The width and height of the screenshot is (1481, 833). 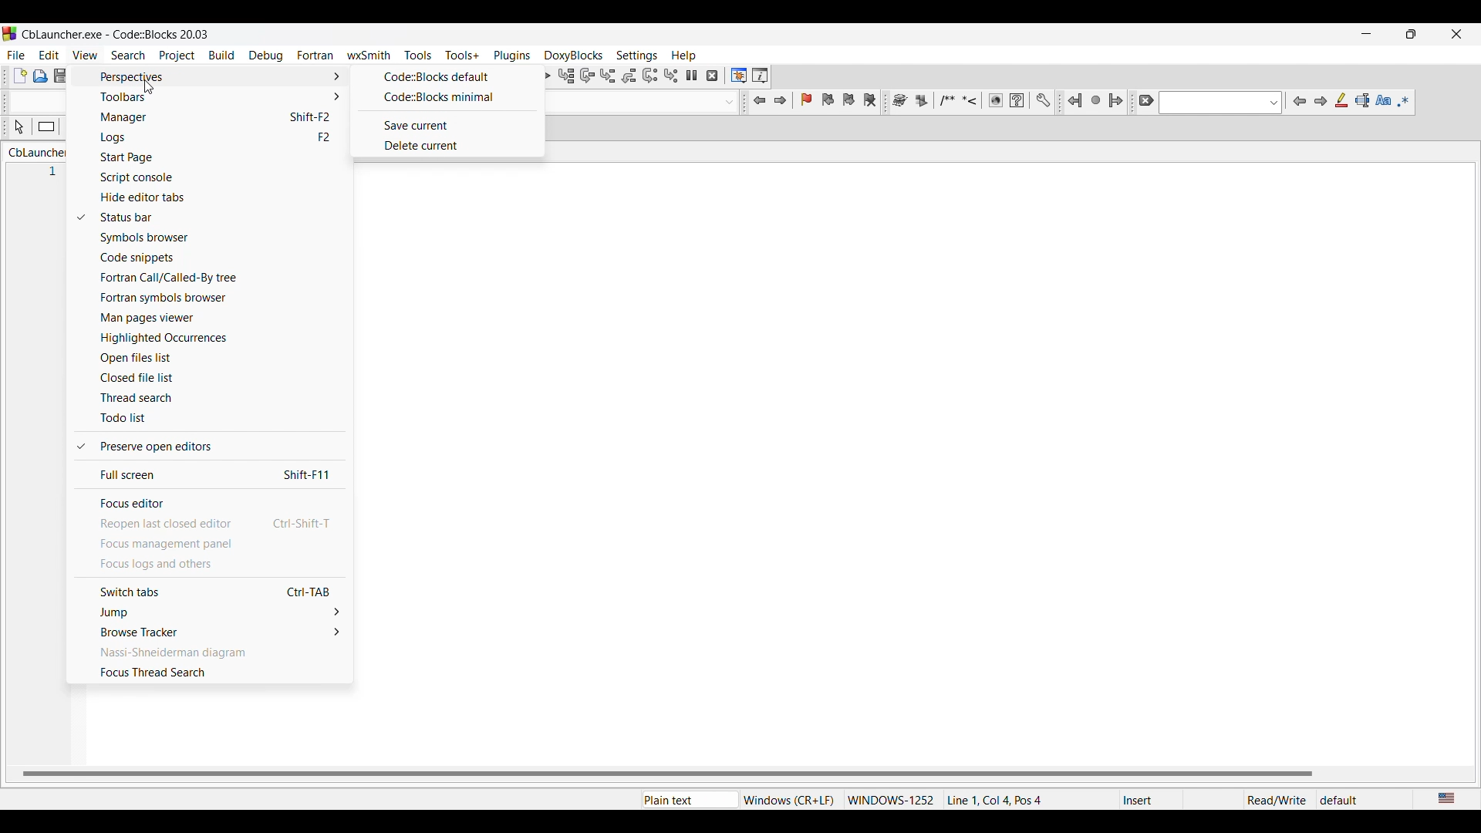 I want to click on Code::Blocks default, so click(x=450, y=77).